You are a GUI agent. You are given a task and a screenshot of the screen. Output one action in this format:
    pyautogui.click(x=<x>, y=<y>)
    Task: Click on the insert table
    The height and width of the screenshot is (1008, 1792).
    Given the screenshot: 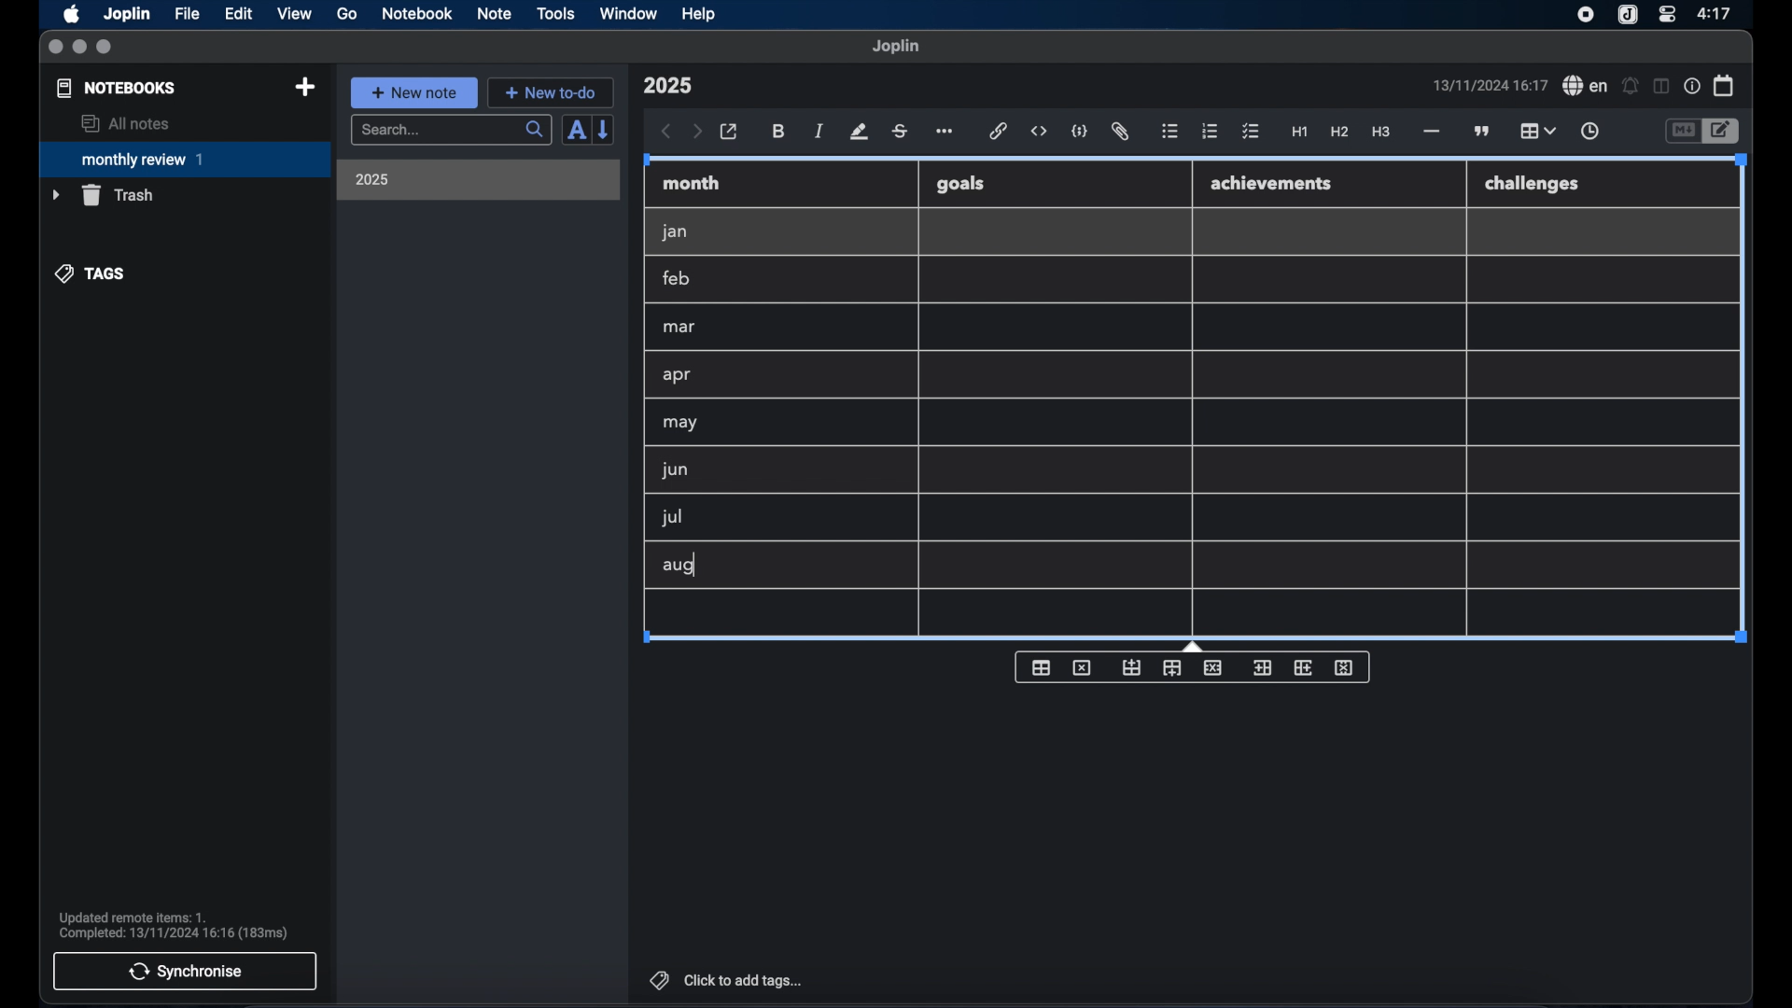 What is the action you would take?
    pyautogui.click(x=1041, y=667)
    